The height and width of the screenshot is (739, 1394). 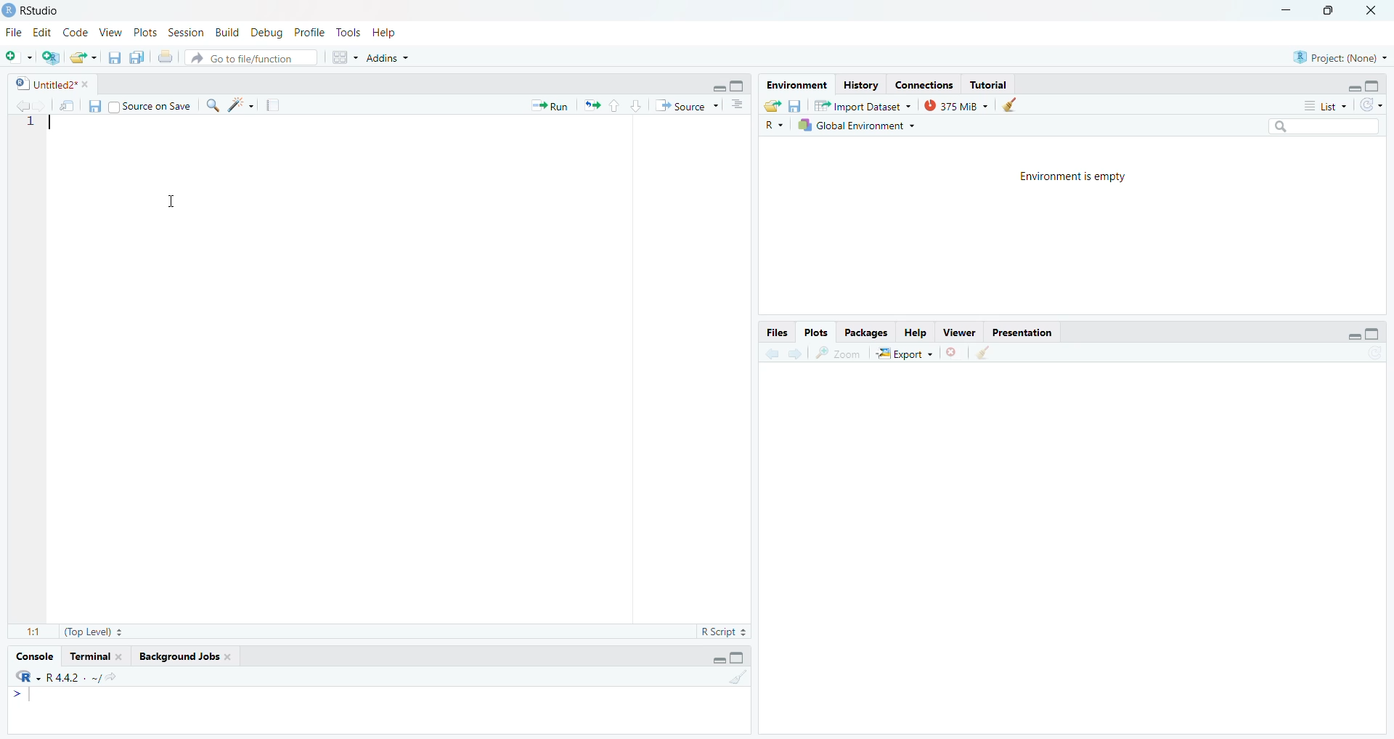 I want to click on Environment is empty, so click(x=1075, y=179).